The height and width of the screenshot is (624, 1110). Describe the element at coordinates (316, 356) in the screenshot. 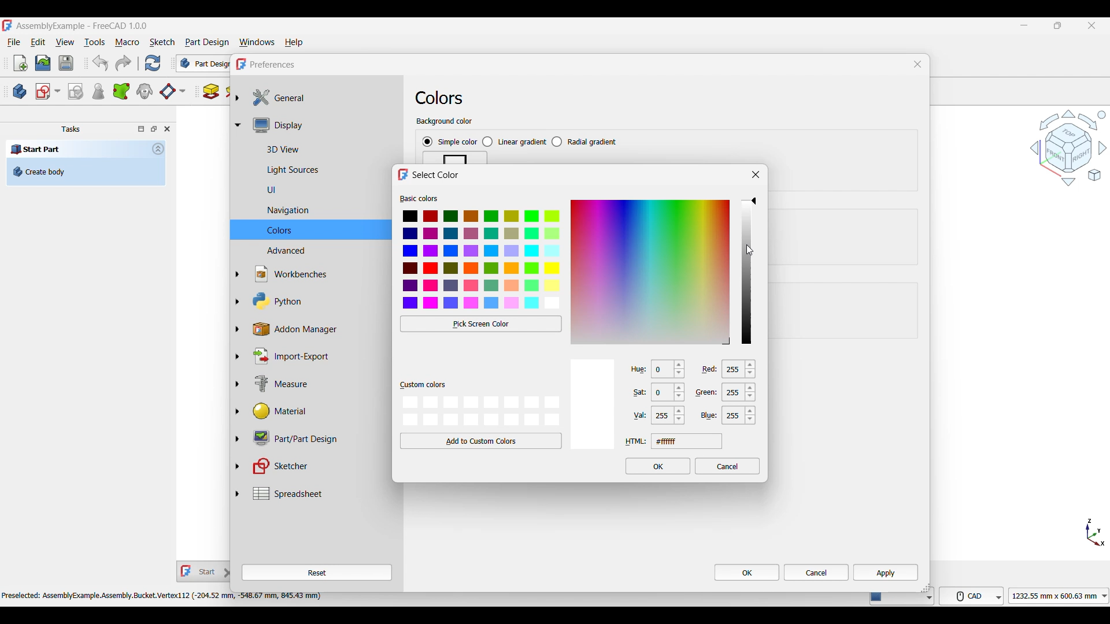

I see `Import-Export` at that location.